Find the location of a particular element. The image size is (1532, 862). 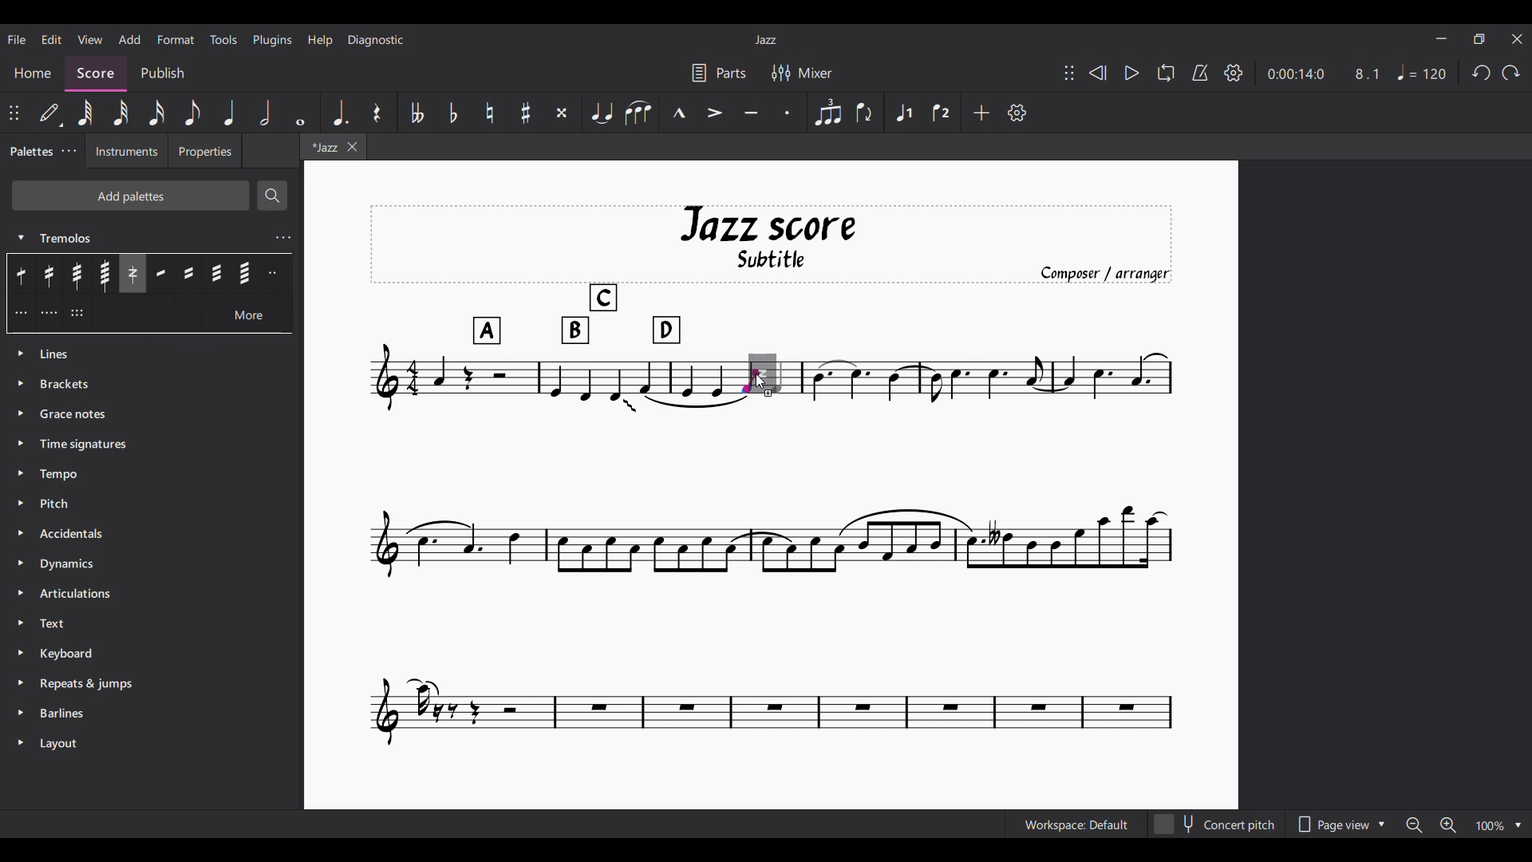

Toggle flat is located at coordinates (453, 113).